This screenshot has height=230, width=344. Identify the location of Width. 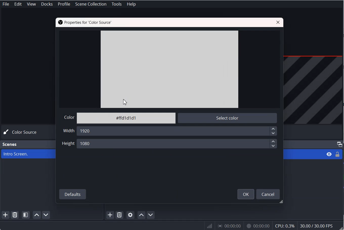
(178, 131).